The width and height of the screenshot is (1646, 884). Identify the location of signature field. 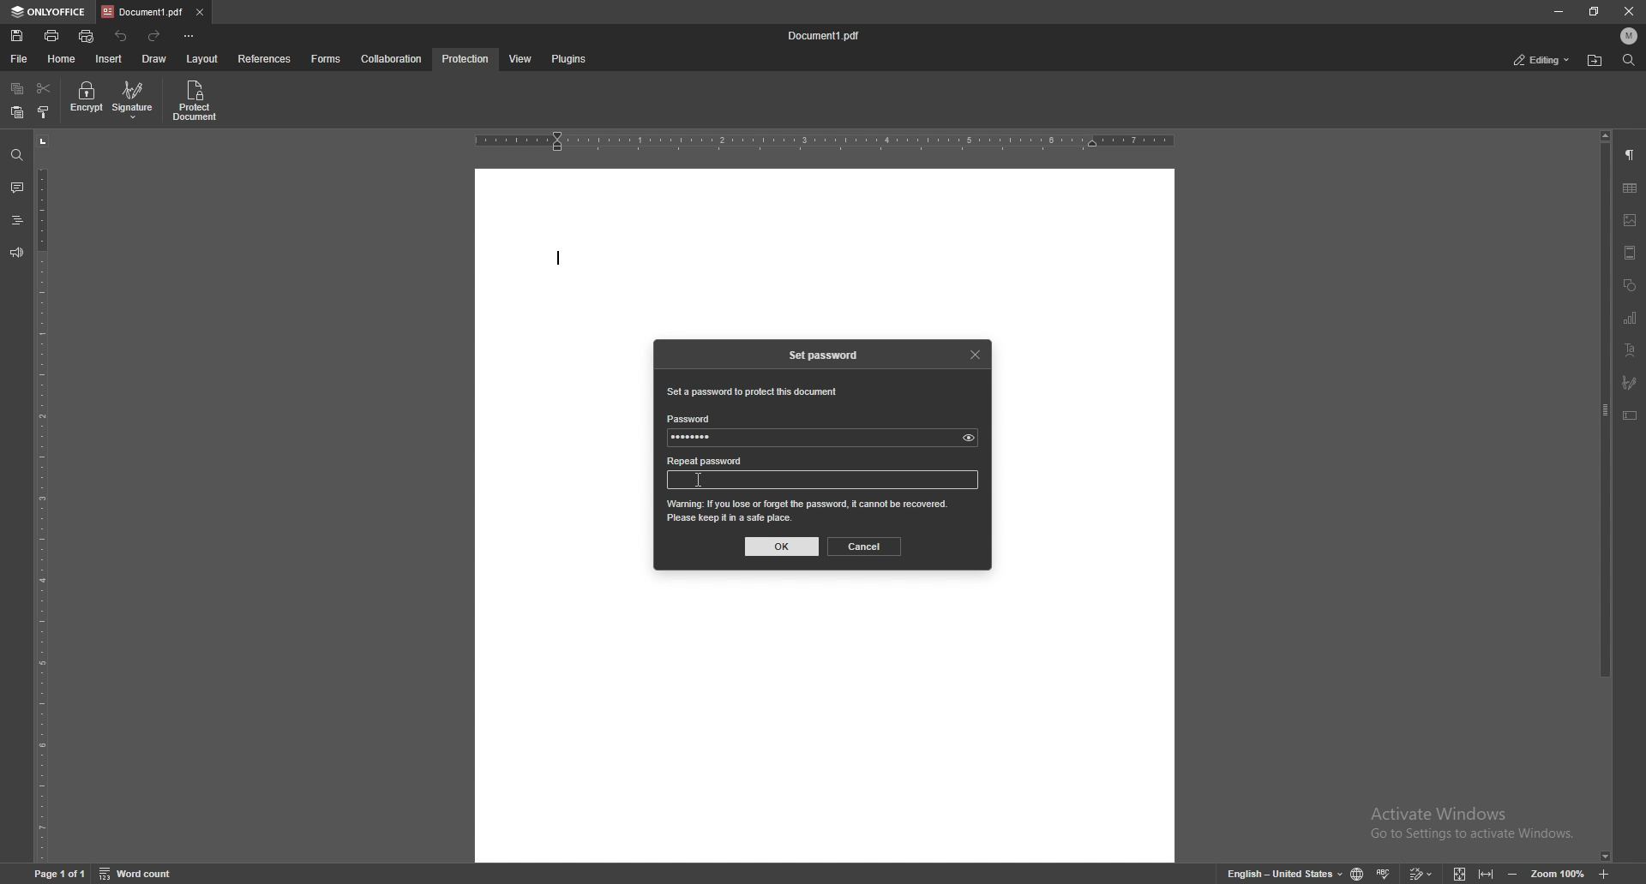
(1631, 381).